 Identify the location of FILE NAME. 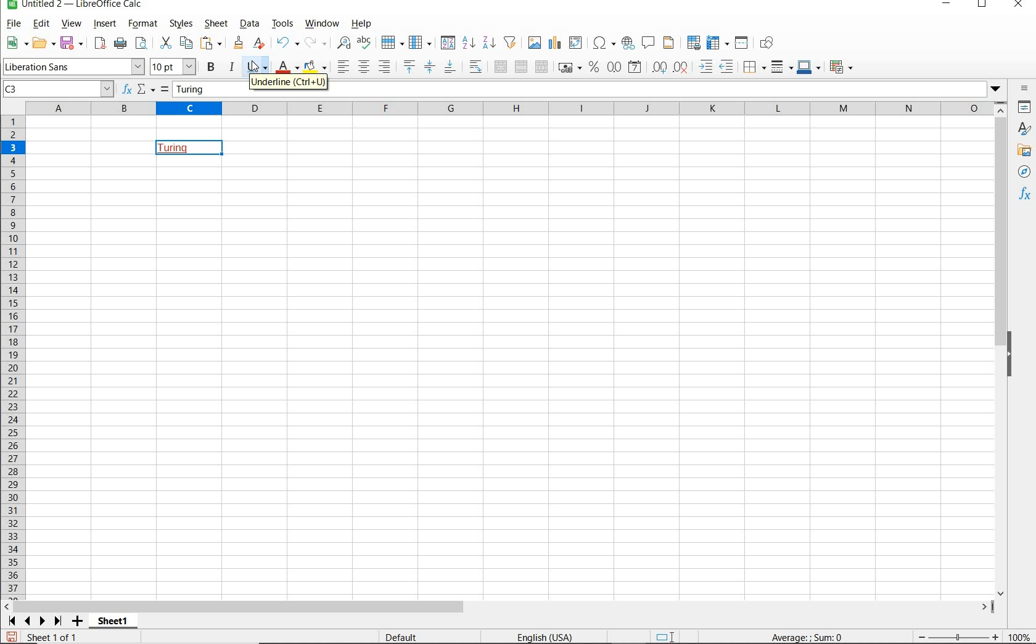
(75, 6).